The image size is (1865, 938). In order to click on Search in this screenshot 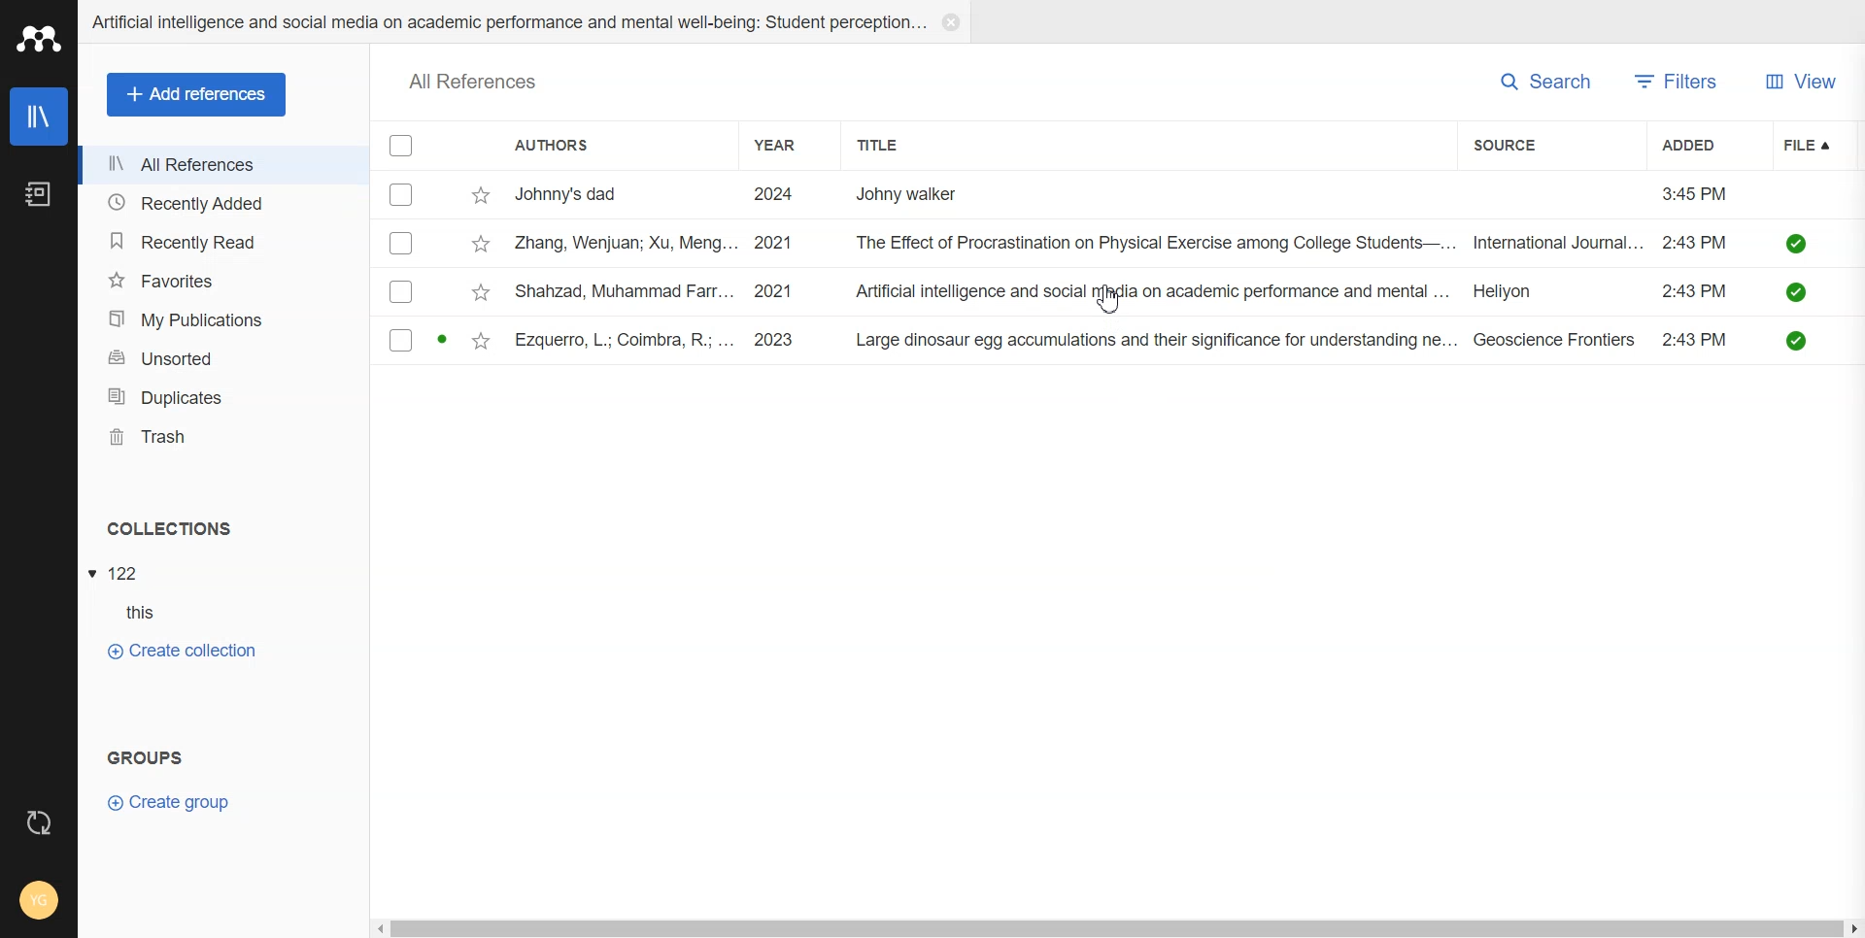, I will do `click(1547, 81)`.